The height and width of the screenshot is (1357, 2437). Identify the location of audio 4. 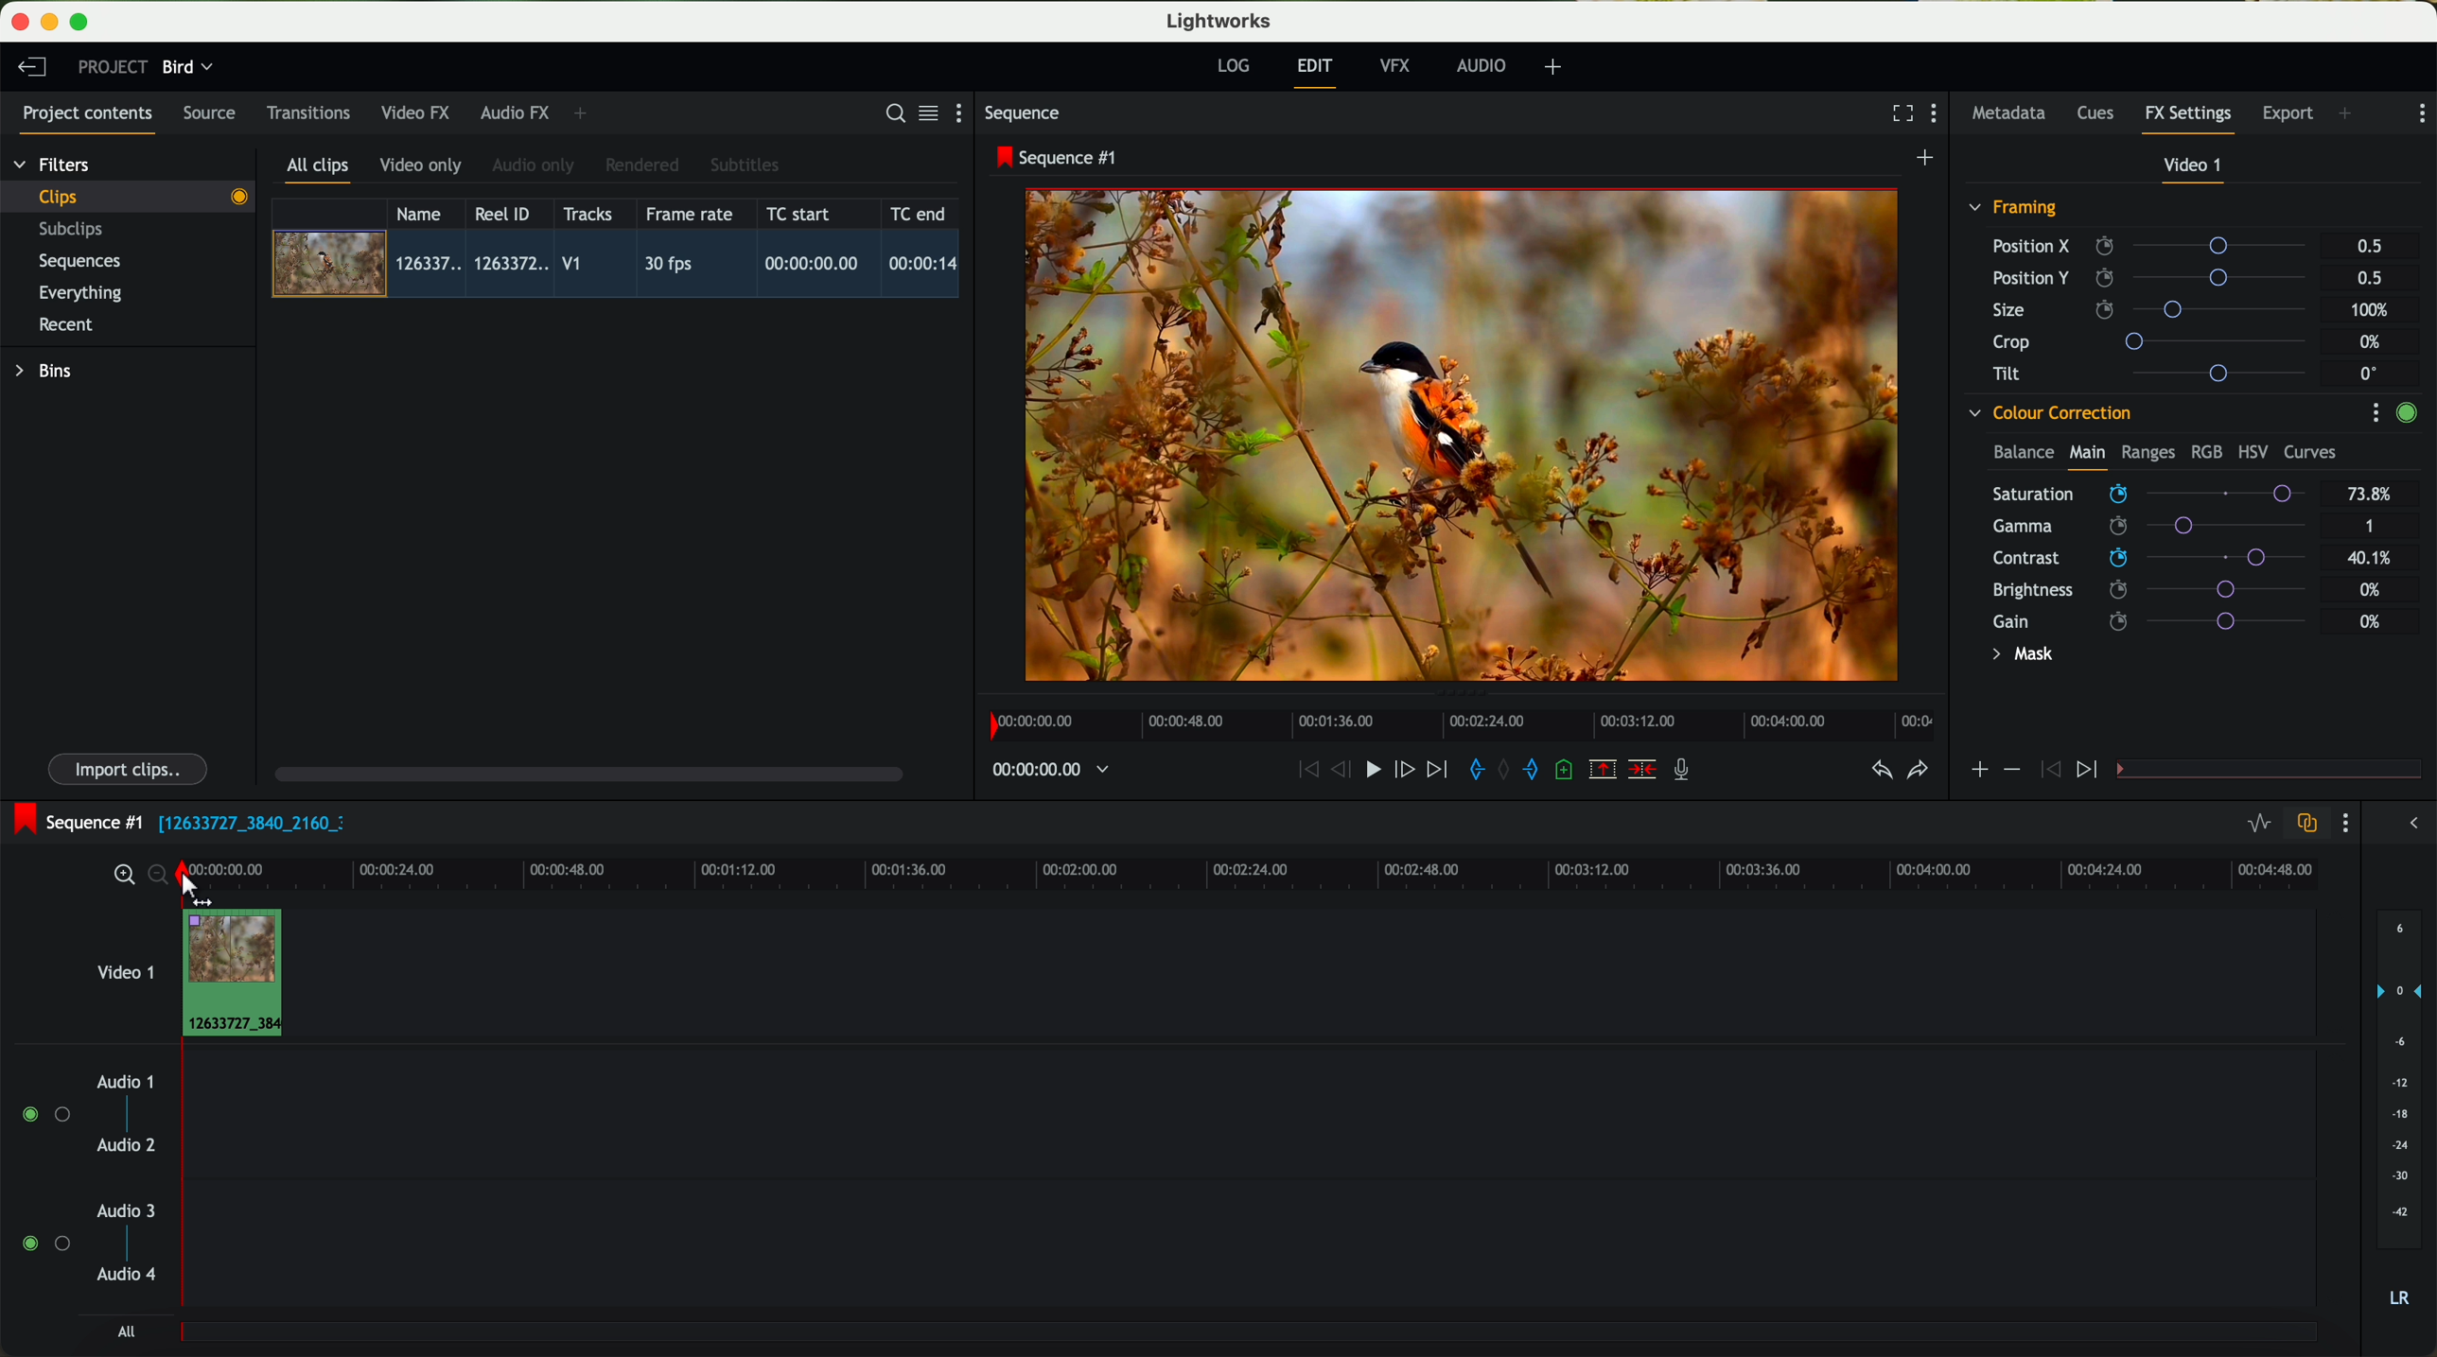
(128, 1275).